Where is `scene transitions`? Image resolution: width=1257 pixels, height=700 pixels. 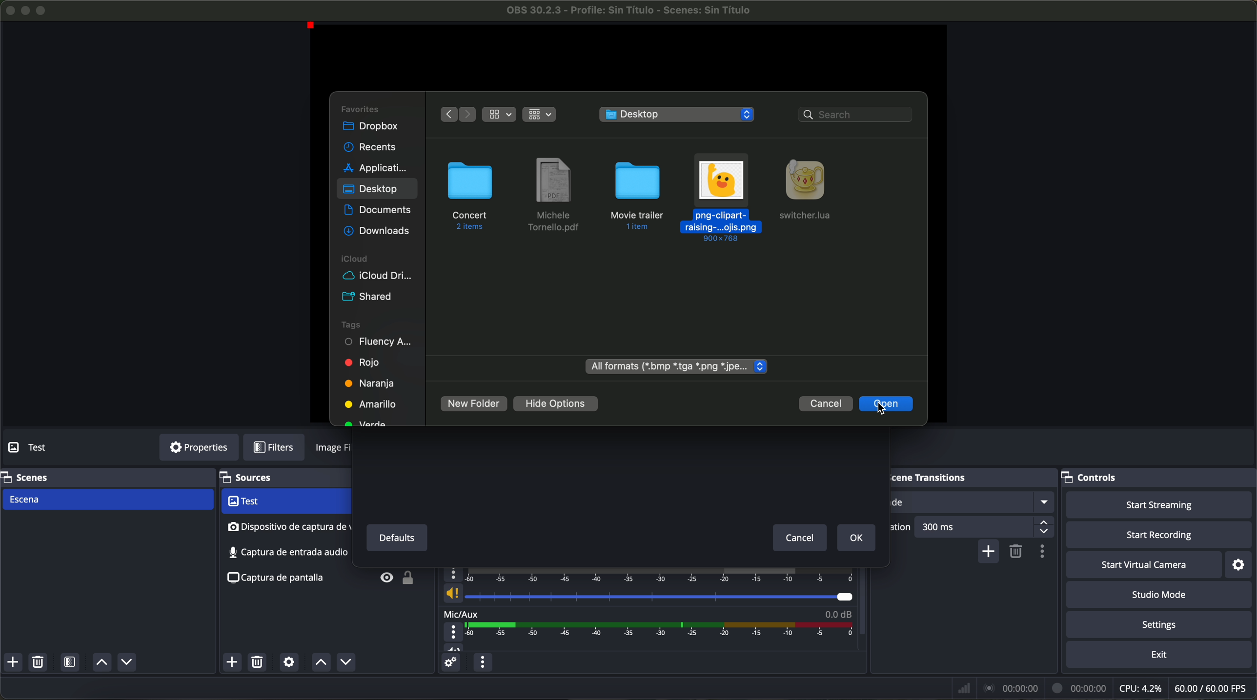
scene transitions is located at coordinates (943, 477).